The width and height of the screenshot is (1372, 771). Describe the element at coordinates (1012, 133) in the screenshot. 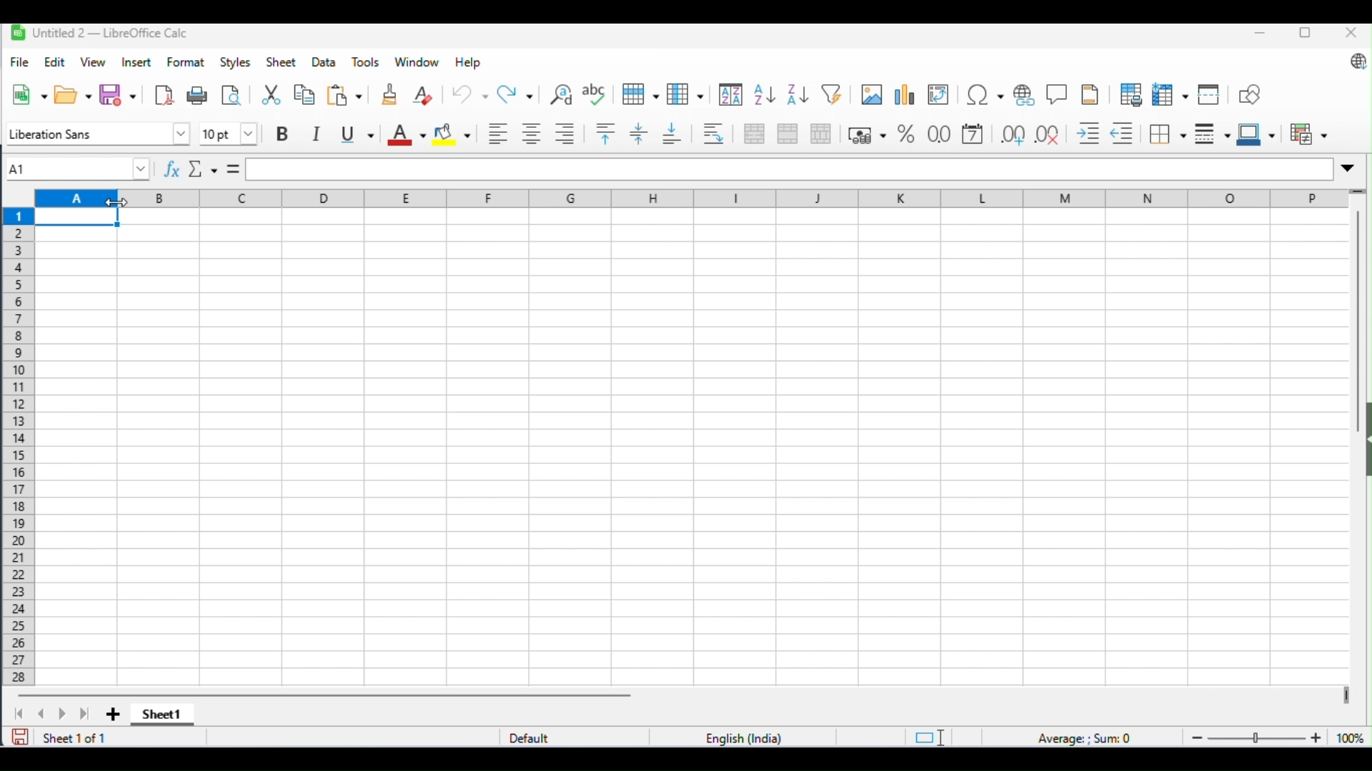

I see `add decimal place` at that location.